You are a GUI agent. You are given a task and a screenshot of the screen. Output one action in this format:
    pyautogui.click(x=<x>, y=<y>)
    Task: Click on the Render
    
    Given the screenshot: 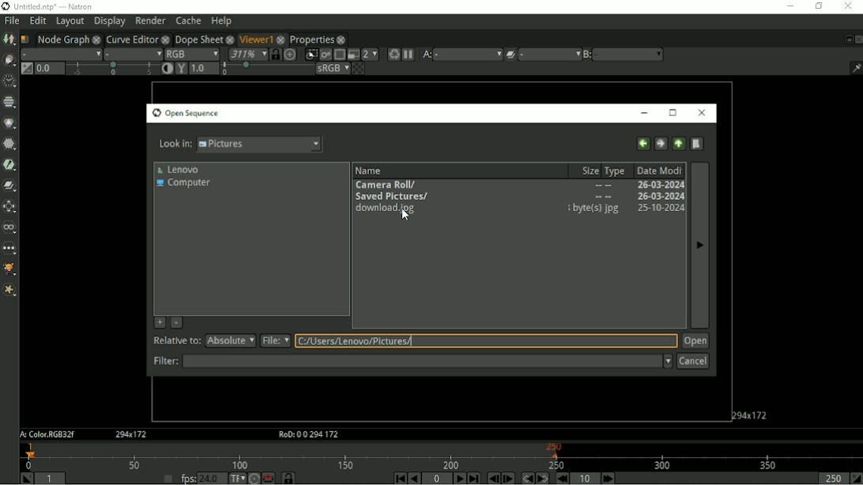 What is the action you would take?
    pyautogui.click(x=150, y=21)
    